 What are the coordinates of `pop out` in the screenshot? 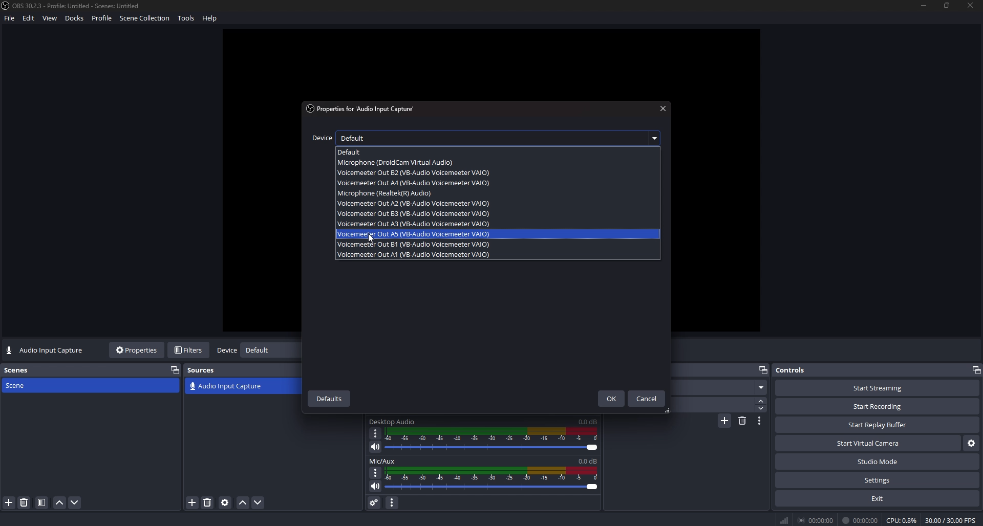 It's located at (763, 369).